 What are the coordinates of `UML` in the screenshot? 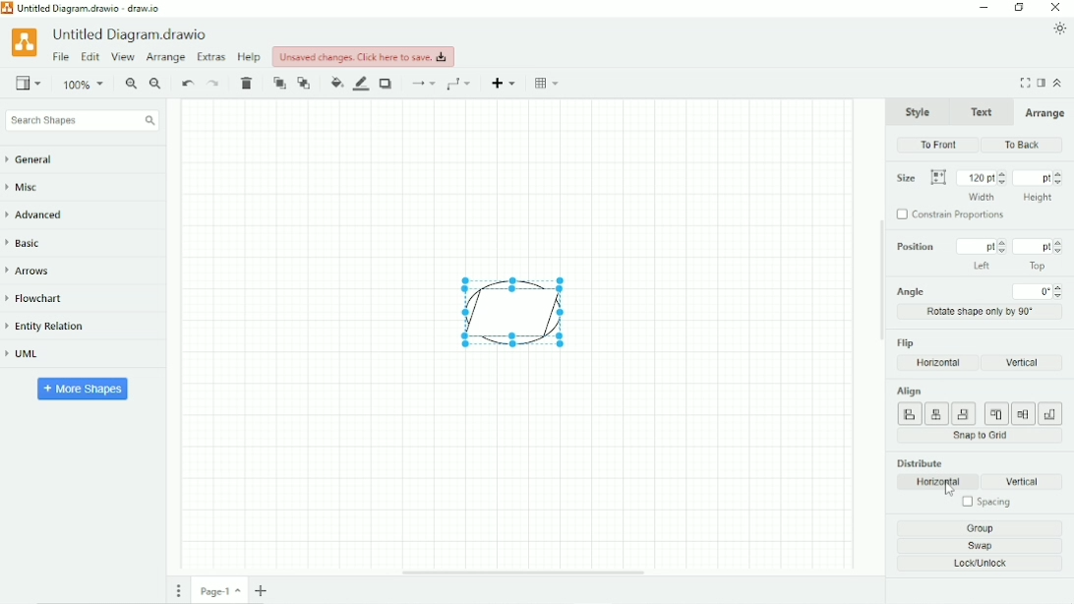 It's located at (30, 355).